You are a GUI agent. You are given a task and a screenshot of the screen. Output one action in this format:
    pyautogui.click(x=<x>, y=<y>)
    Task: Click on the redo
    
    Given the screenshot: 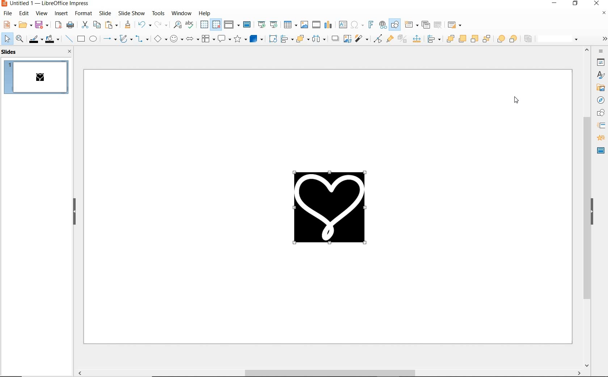 What is the action you would take?
    pyautogui.click(x=161, y=25)
    